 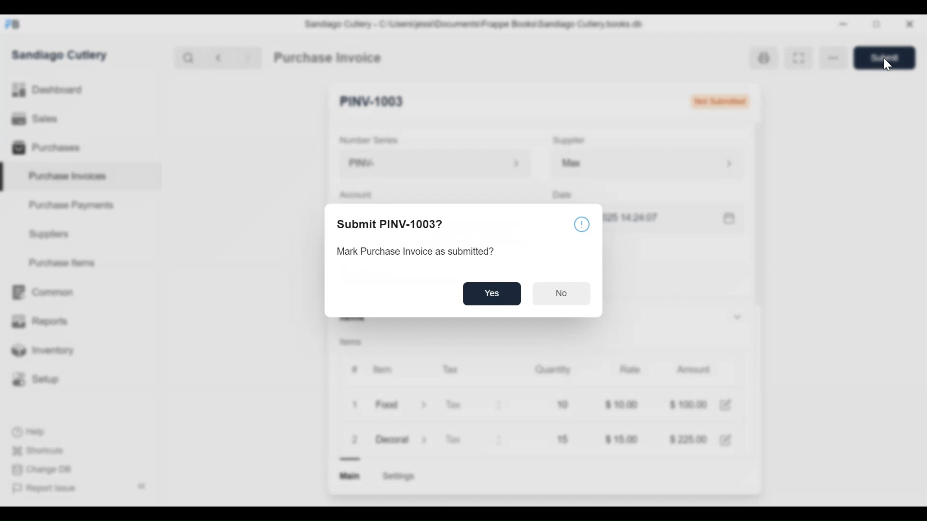 What do you see at coordinates (492, 294) in the screenshot?
I see `Yes` at bounding box center [492, 294].